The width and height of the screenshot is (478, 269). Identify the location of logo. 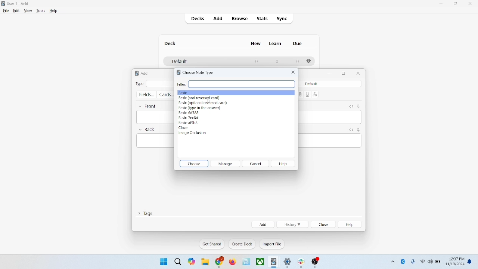
(136, 74).